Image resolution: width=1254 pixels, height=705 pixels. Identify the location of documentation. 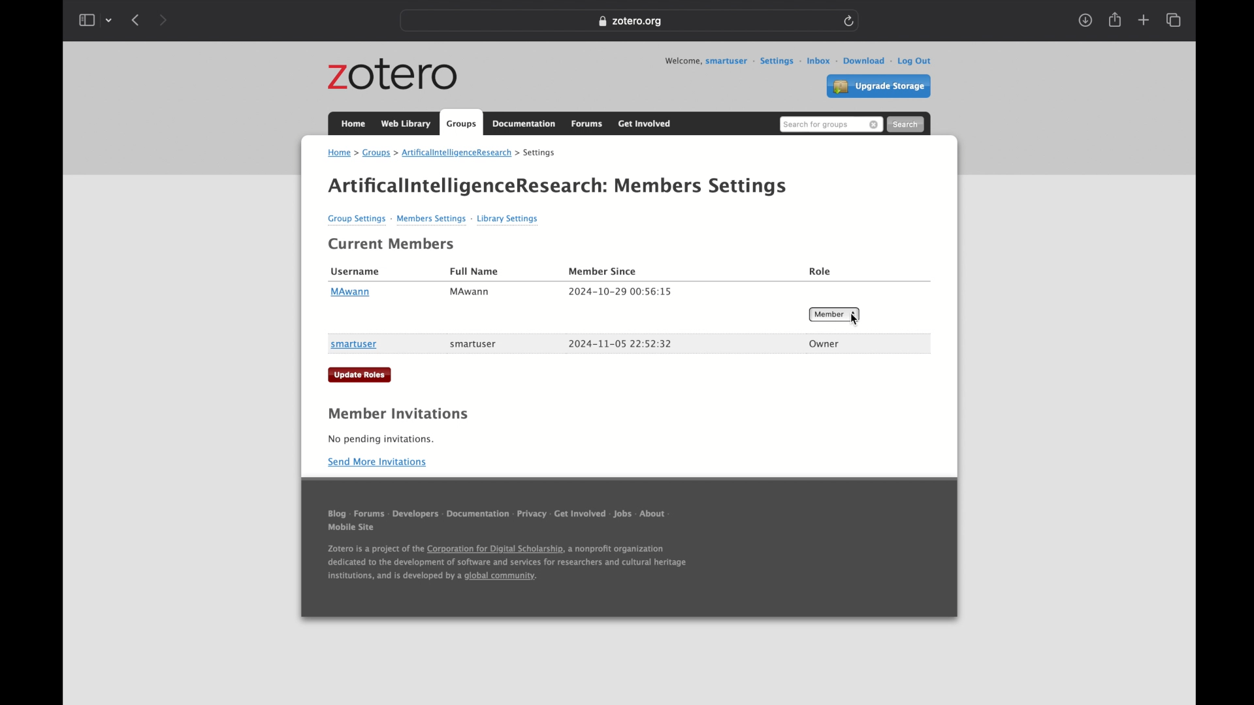
(524, 124).